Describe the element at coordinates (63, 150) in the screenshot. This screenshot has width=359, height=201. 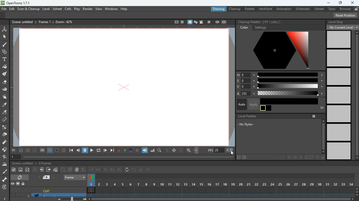
I see `zoom` at that location.